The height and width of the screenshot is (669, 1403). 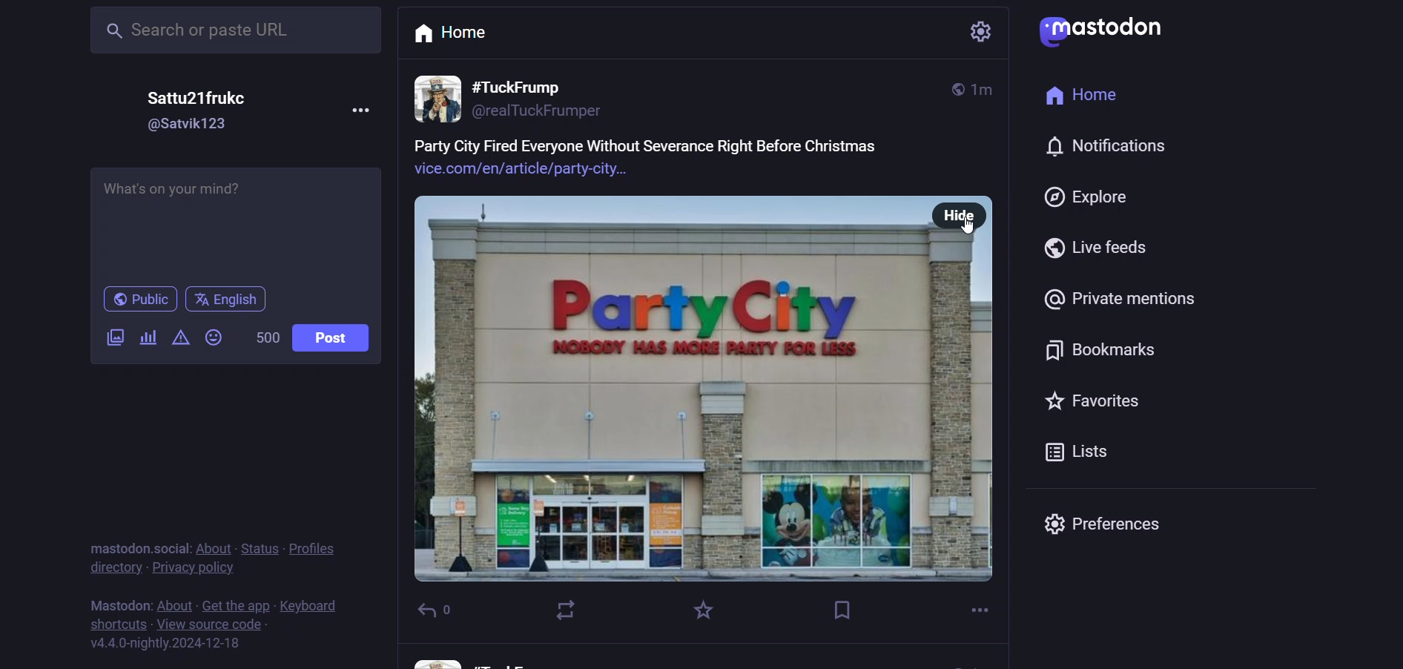 I want to click on @username, so click(x=191, y=128).